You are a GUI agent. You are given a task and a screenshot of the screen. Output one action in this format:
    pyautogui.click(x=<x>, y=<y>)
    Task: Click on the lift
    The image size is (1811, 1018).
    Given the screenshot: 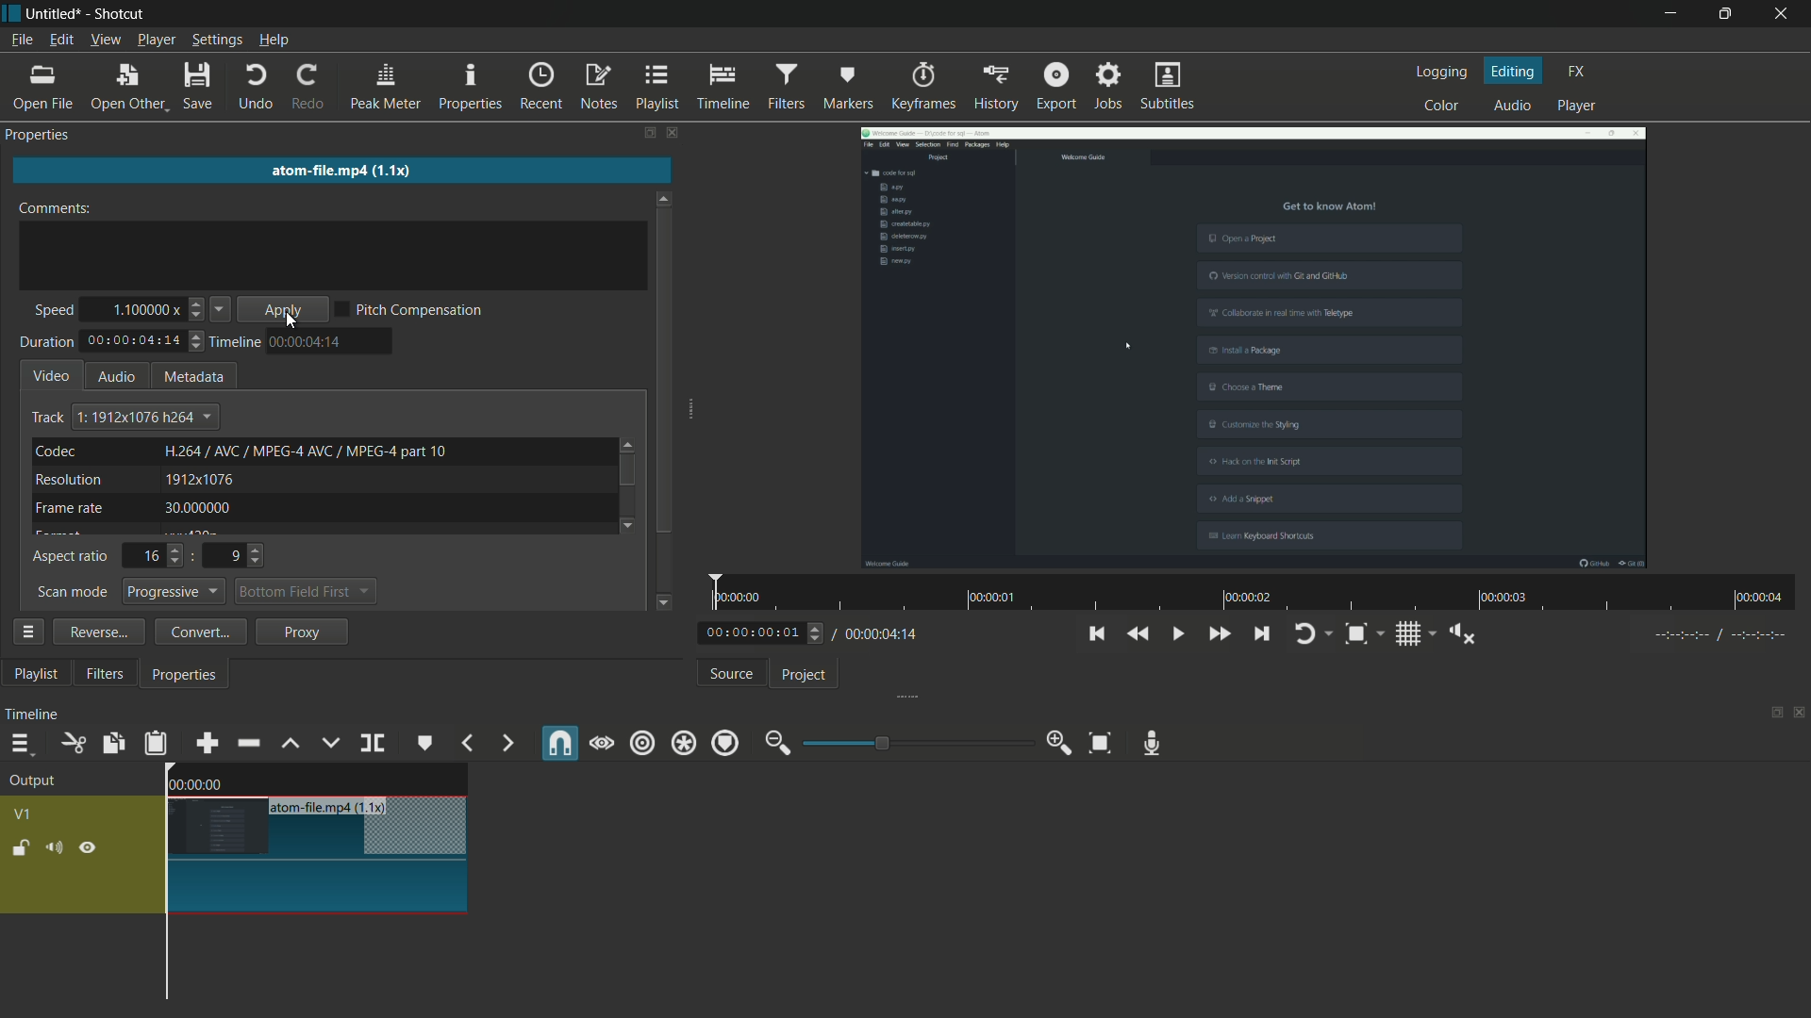 What is the action you would take?
    pyautogui.click(x=290, y=744)
    